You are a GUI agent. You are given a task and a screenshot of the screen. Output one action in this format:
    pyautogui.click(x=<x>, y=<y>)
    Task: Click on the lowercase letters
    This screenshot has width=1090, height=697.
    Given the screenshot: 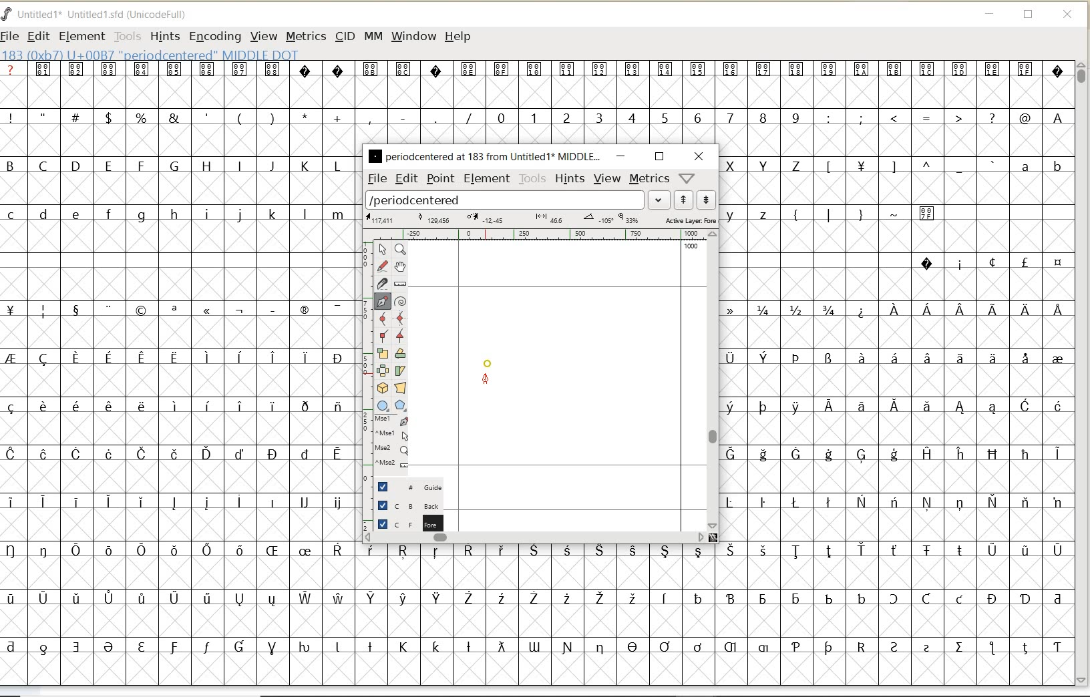 What is the action you would take?
    pyautogui.click(x=755, y=214)
    